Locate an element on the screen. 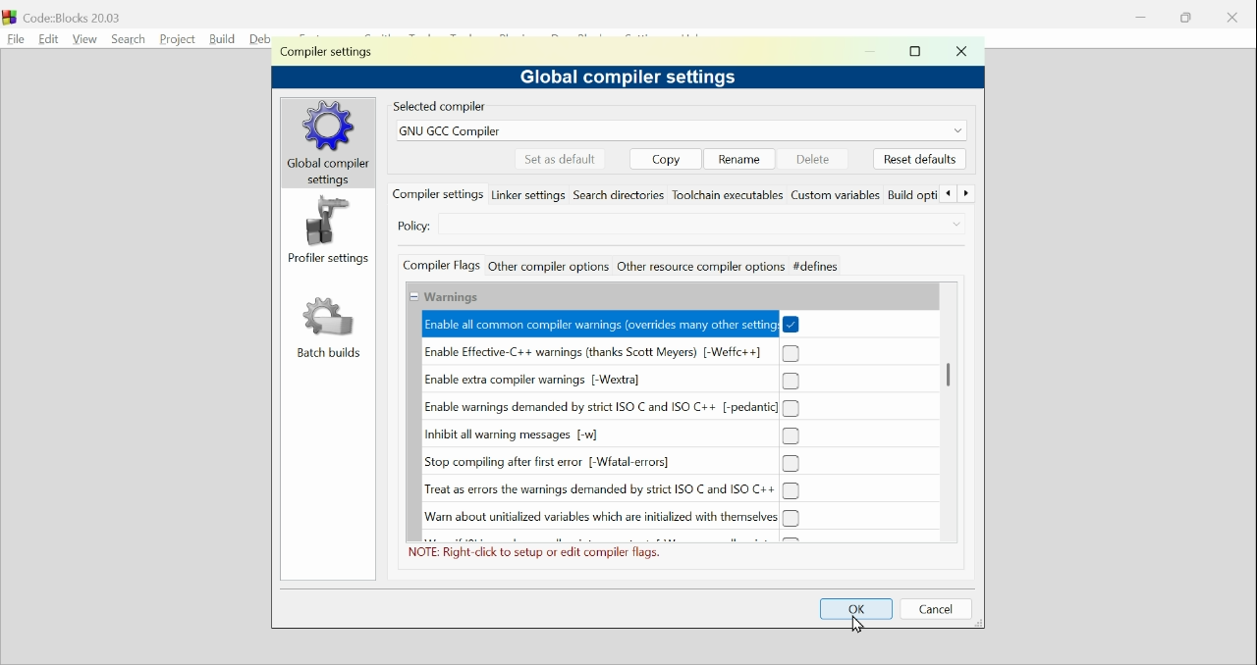 The width and height of the screenshot is (1257, 665). Search is located at coordinates (125, 37).